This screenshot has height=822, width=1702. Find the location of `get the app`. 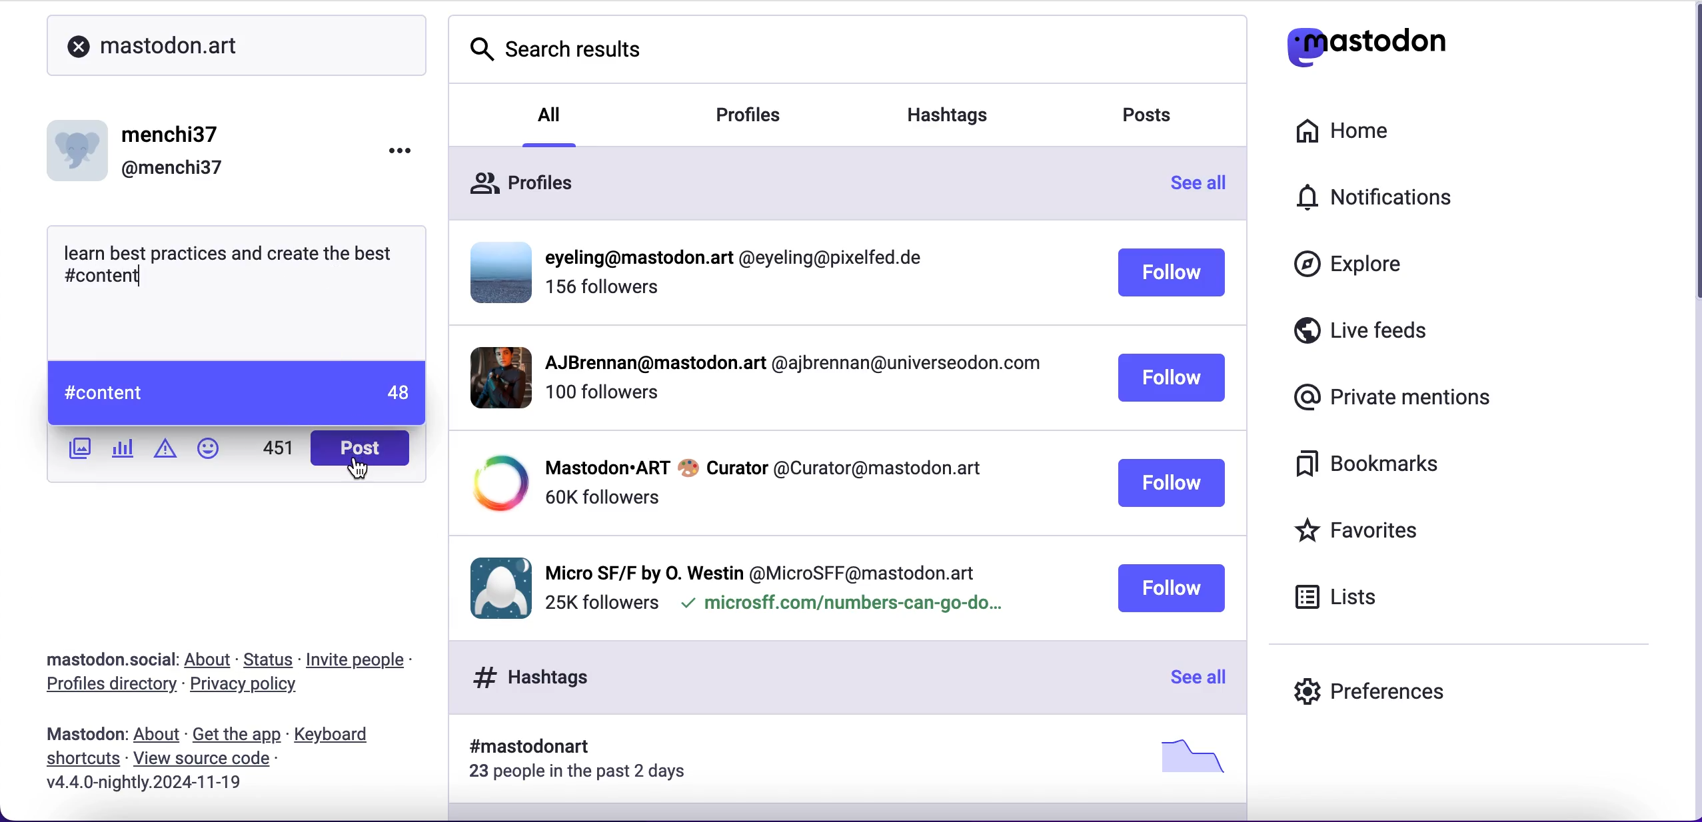

get the app is located at coordinates (236, 735).